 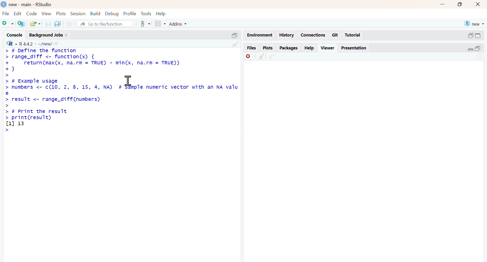 What do you see at coordinates (8, 24) in the screenshot?
I see `add file as` at bounding box center [8, 24].